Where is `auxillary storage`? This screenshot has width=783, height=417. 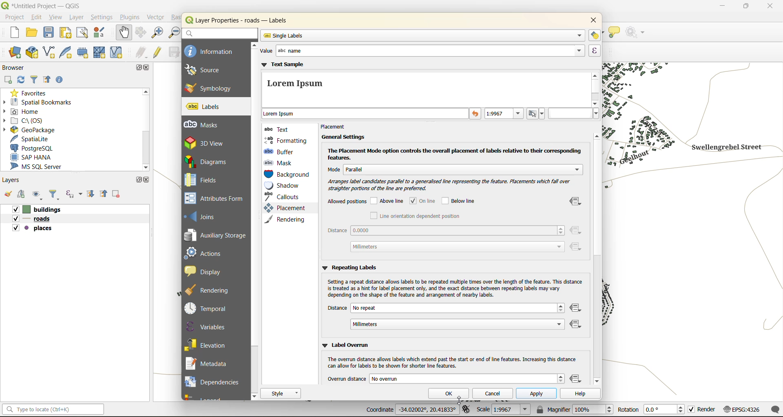
auxillary storage is located at coordinates (216, 237).